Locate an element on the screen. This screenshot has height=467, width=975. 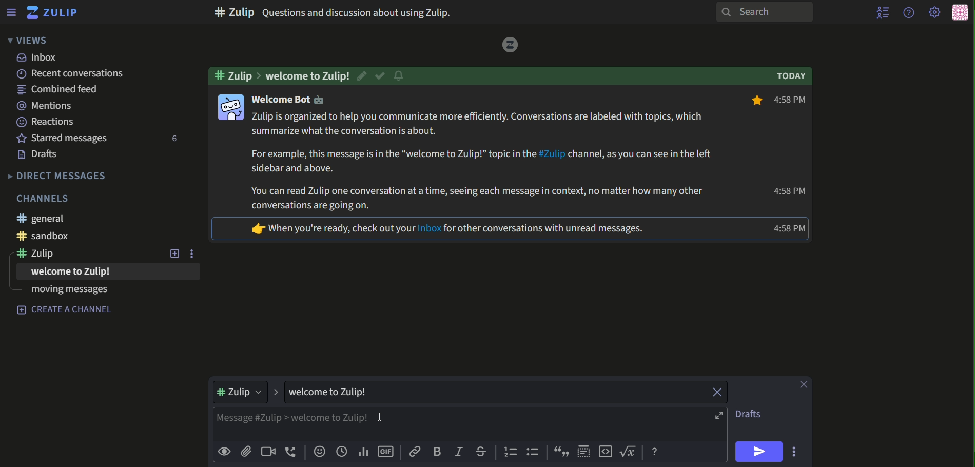
icon is located at coordinates (230, 107).